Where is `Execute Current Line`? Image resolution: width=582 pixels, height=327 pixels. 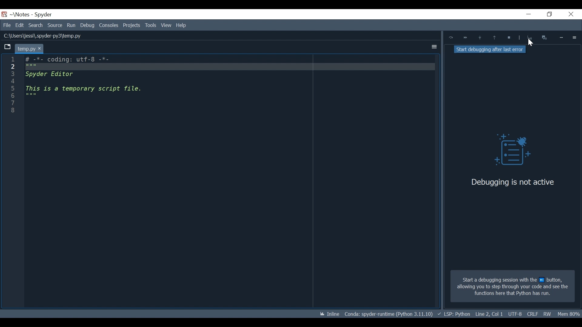
Execute Current Line is located at coordinates (451, 38).